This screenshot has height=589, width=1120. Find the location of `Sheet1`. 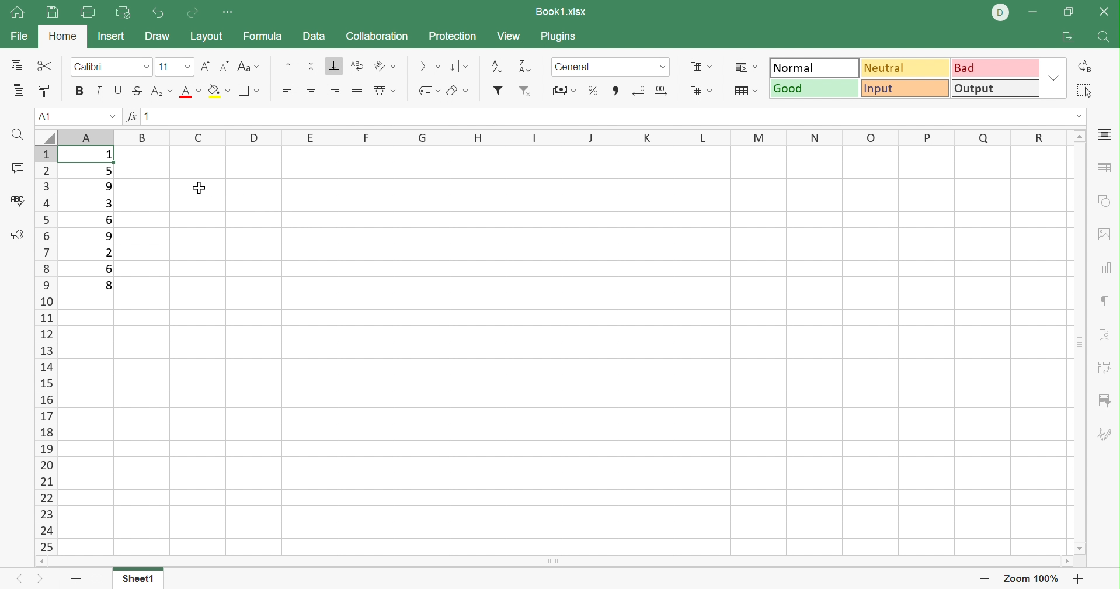

Sheet1 is located at coordinates (141, 578).